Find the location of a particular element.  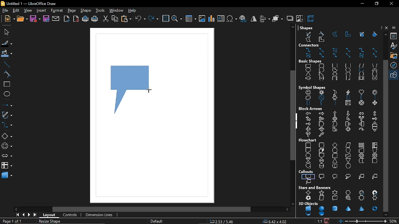

zoom is located at coordinates (177, 19).